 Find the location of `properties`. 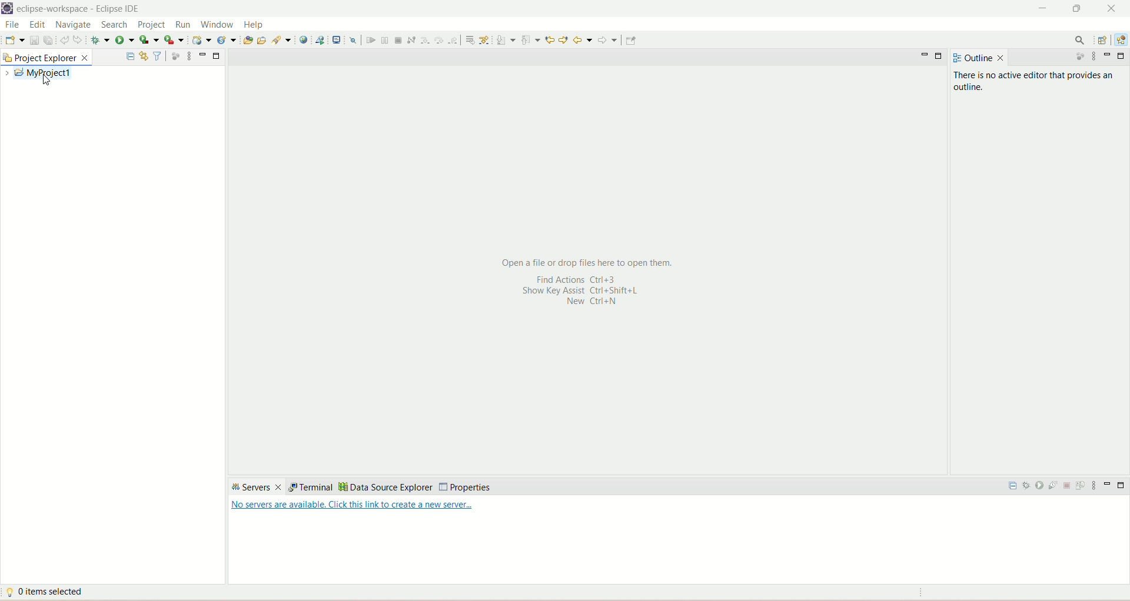

properties is located at coordinates (464, 487).